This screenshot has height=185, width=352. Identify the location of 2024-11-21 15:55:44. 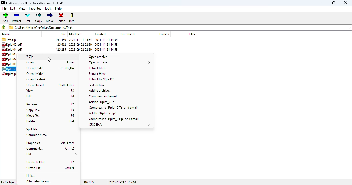
(123, 182).